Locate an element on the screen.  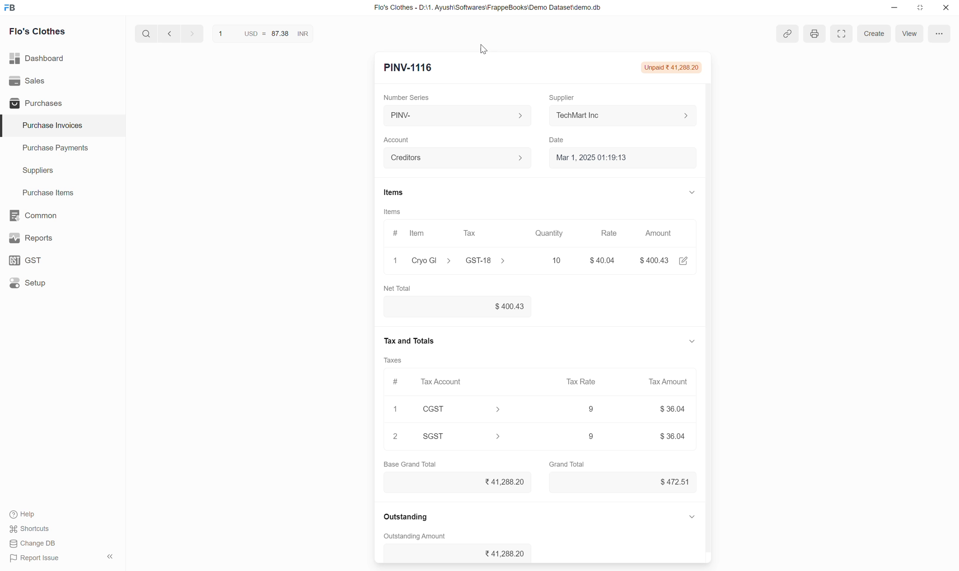
9 is located at coordinates (589, 407).